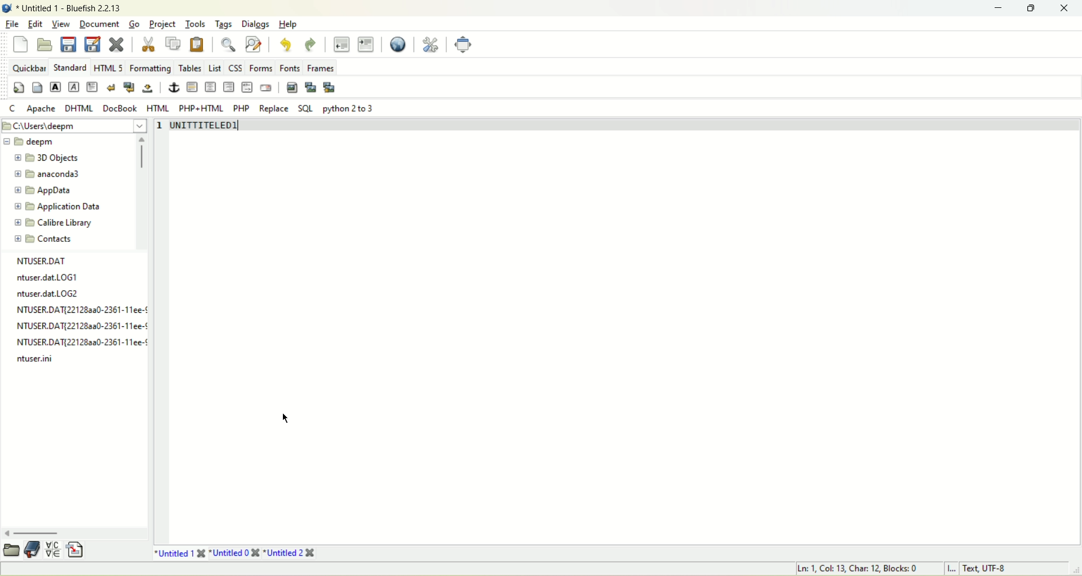 This screenshot has width=1082, height=576. What do you see at coordinates (51, 295) in the screenshot?
I see `log` at bounding box center [51, 295].